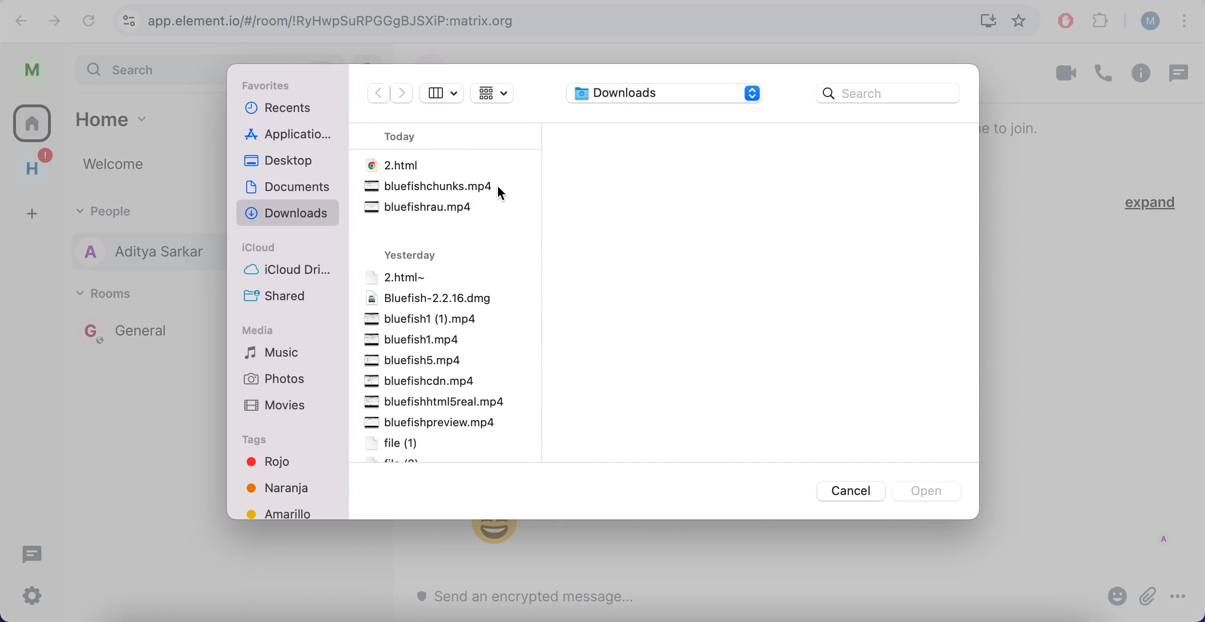 The image size is (1205, 622). What do you see at coordinates (1102, 73) in the screenshot?
I see `call` at bounding box center [1102, 73].